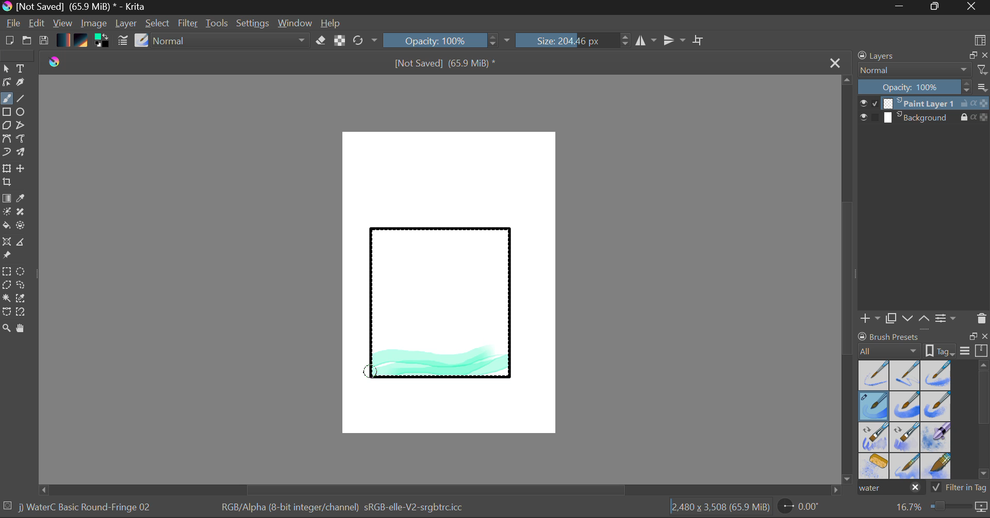  Describe the element at coordinates (906, 466) in the screenshot. I see `Water C - Spread` at that location.